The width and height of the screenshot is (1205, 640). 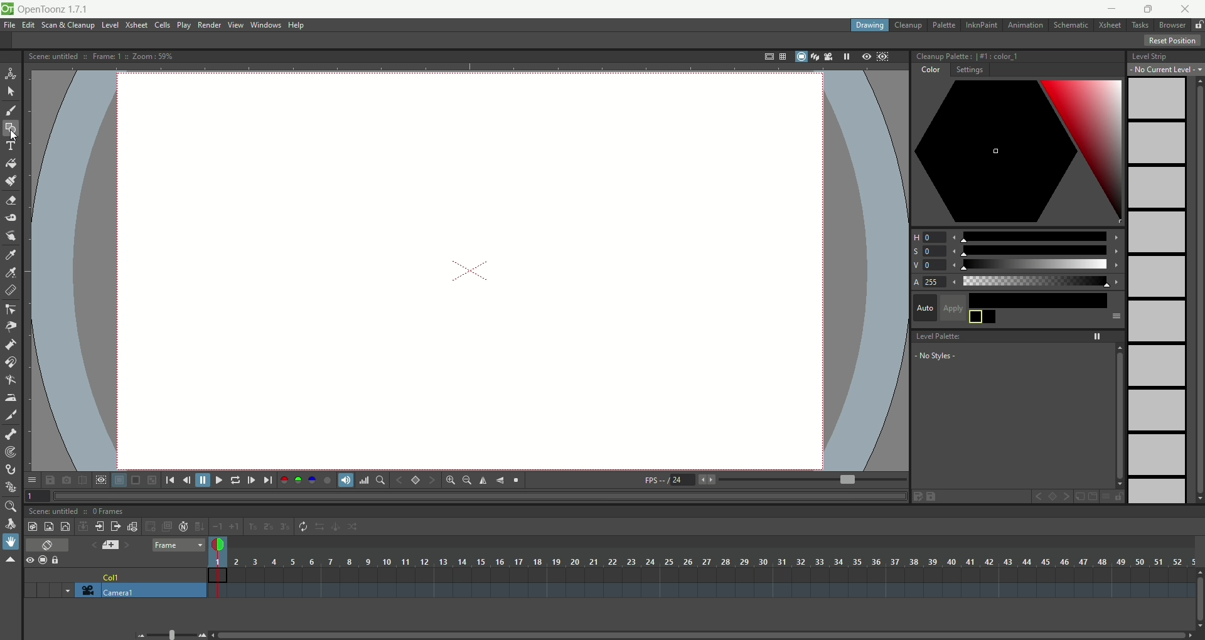 What do you see at coordinates (1118, 415) in the screenshot?
I see `verical scrollbar` at bounding box center [1118, 415].